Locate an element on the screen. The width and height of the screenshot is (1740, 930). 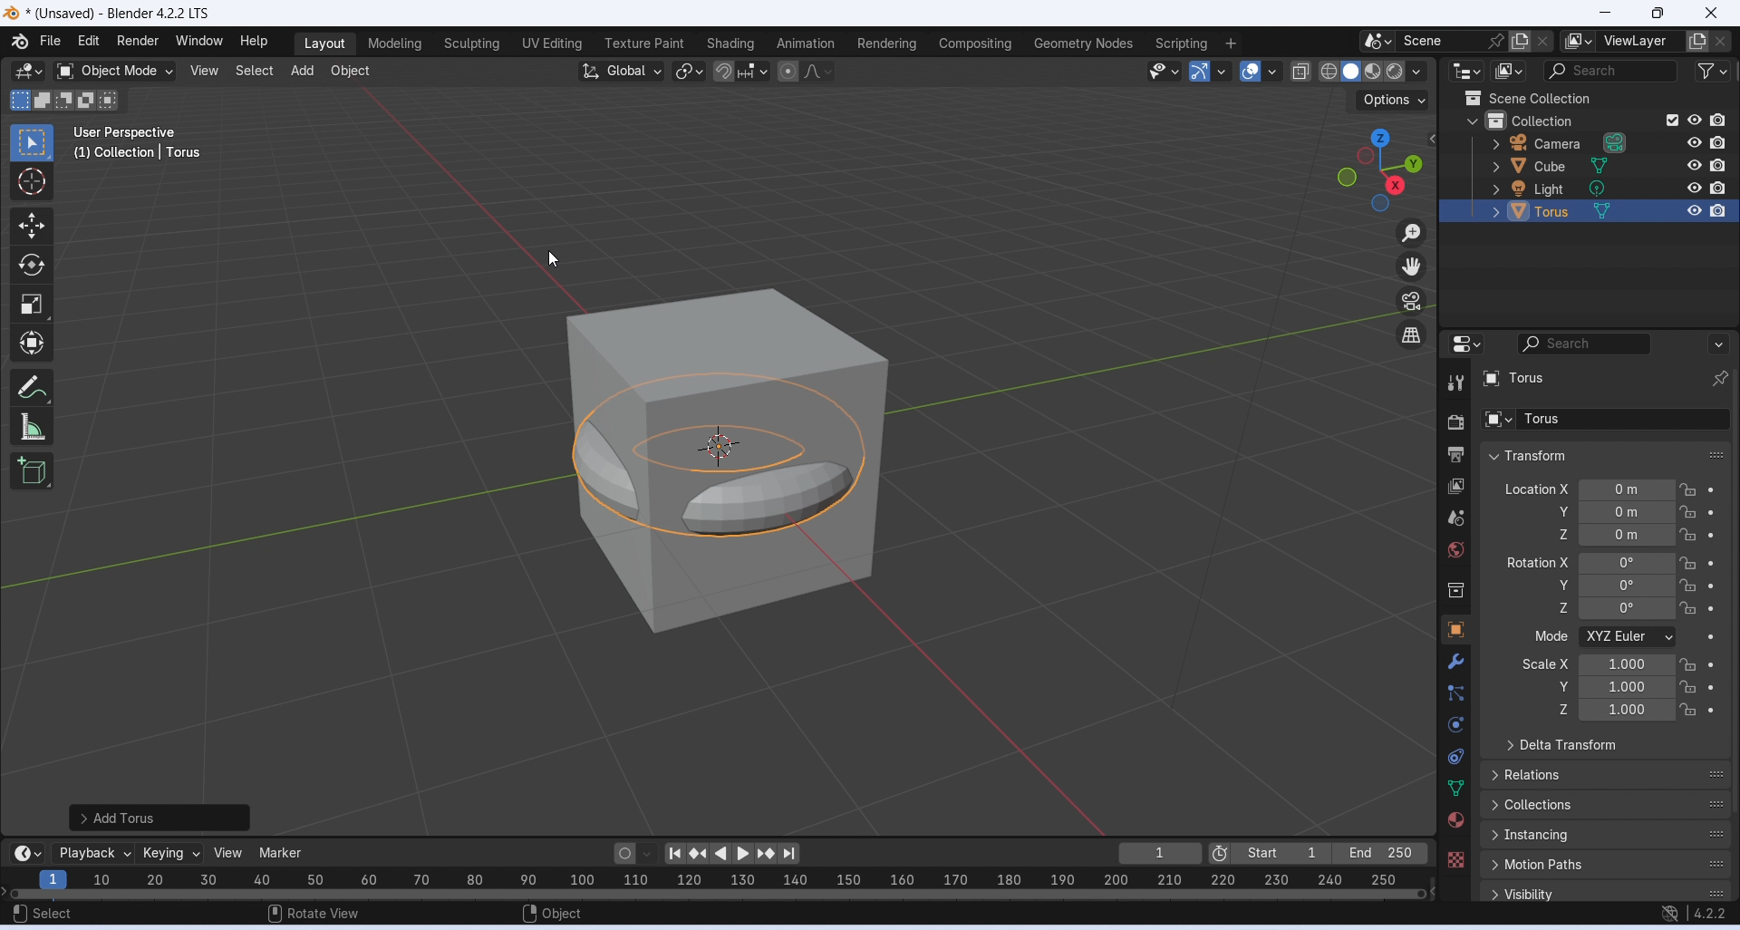
torus layer is located at coordinates (1605, 211).